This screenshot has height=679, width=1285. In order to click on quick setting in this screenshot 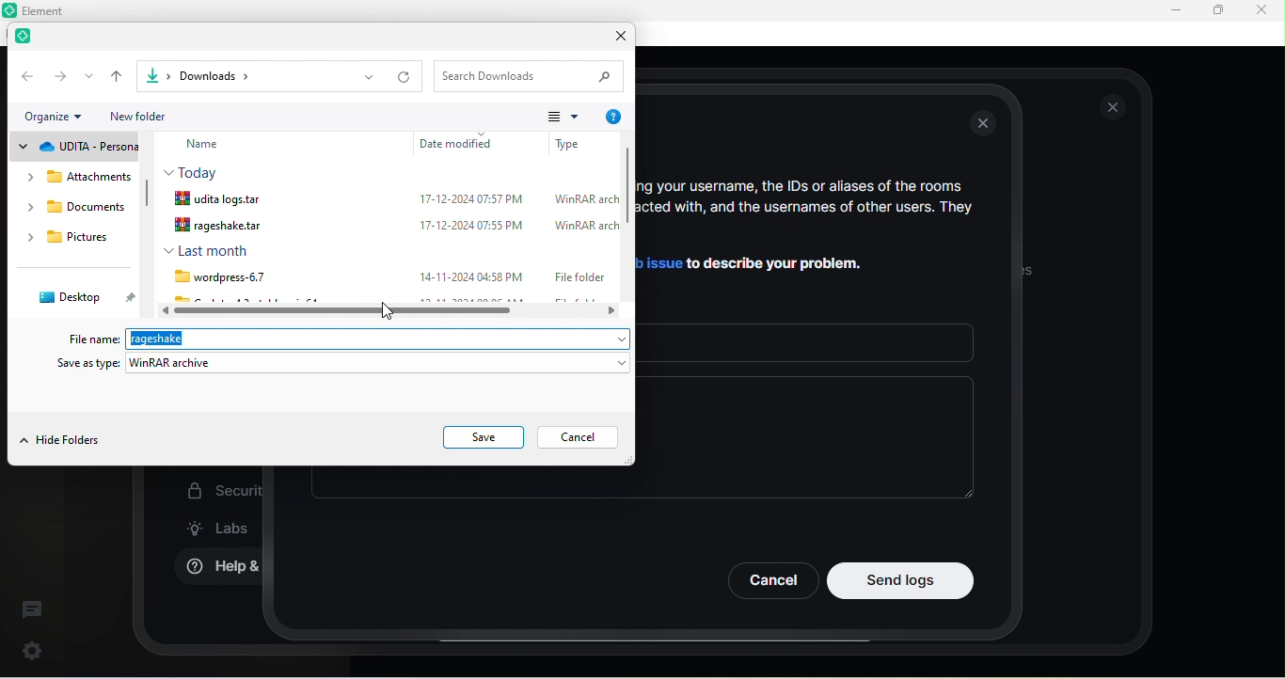, I will do `click(33, 647)`.